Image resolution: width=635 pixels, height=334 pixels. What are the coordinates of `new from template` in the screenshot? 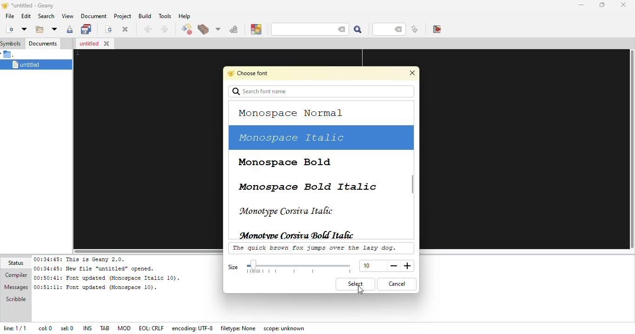 It's located at (24, 29).